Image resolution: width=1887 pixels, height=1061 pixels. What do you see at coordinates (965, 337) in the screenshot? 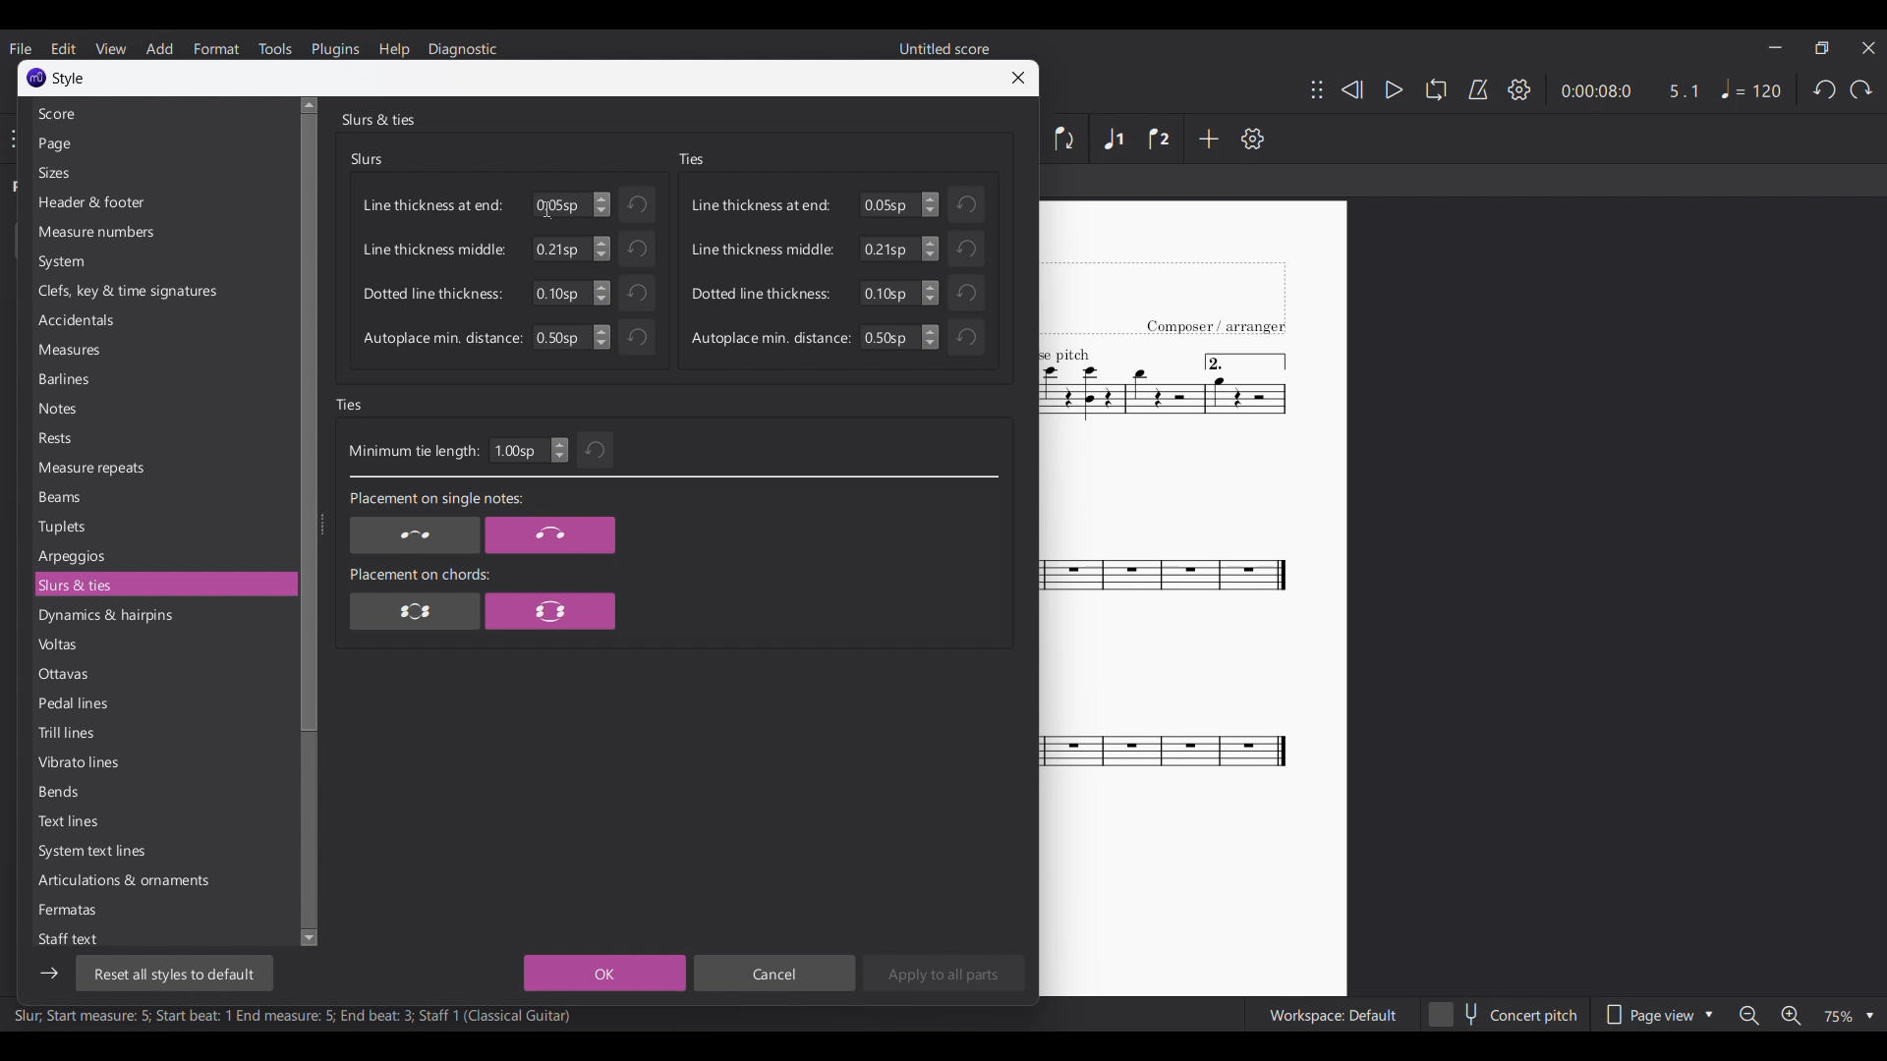
I see `Undo` at bounding box center [965, 337].